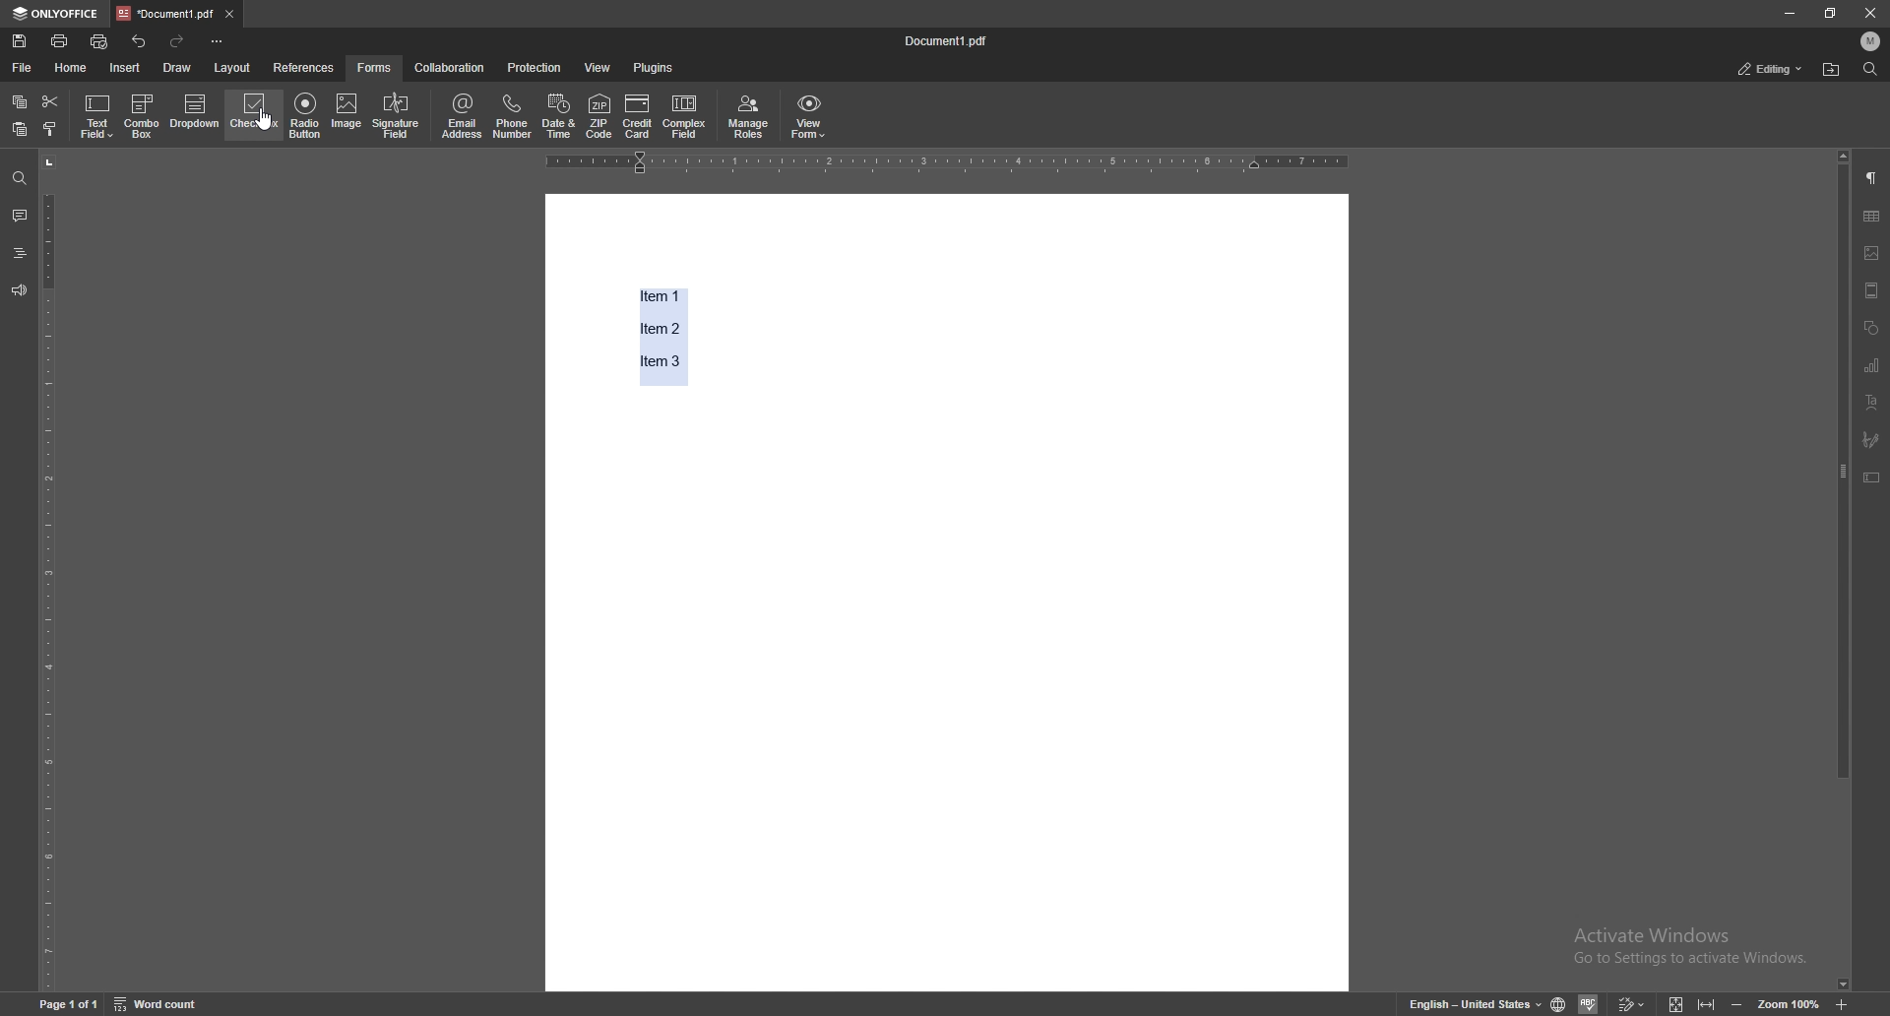  Describe the element at coordinates (305, 114) in the screenshot. I see `radio button` at that location.